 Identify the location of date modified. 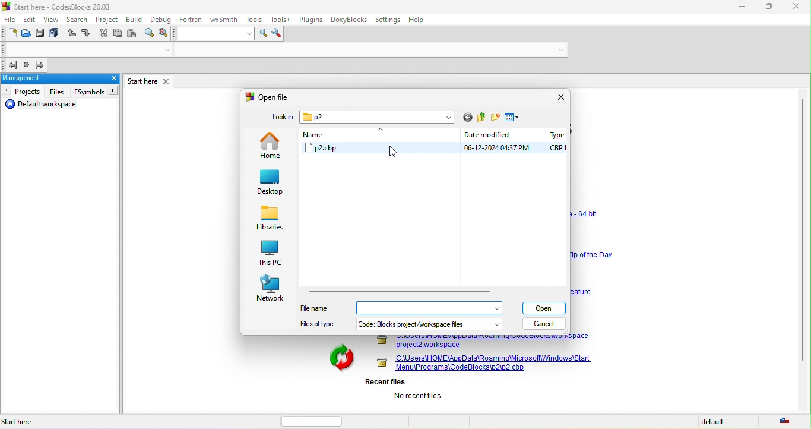
(499, 141).